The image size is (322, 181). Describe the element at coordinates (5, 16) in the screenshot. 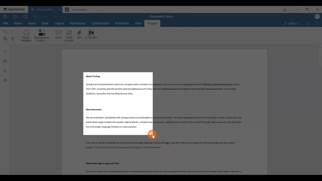

I see `Save` at that location.